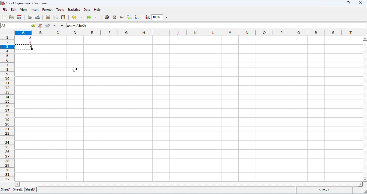 This screenshot has height=194, width=367. What do you see at coordinates (47, 17) in the screenshot?
I see `cut` at bounding box center [47, 17].